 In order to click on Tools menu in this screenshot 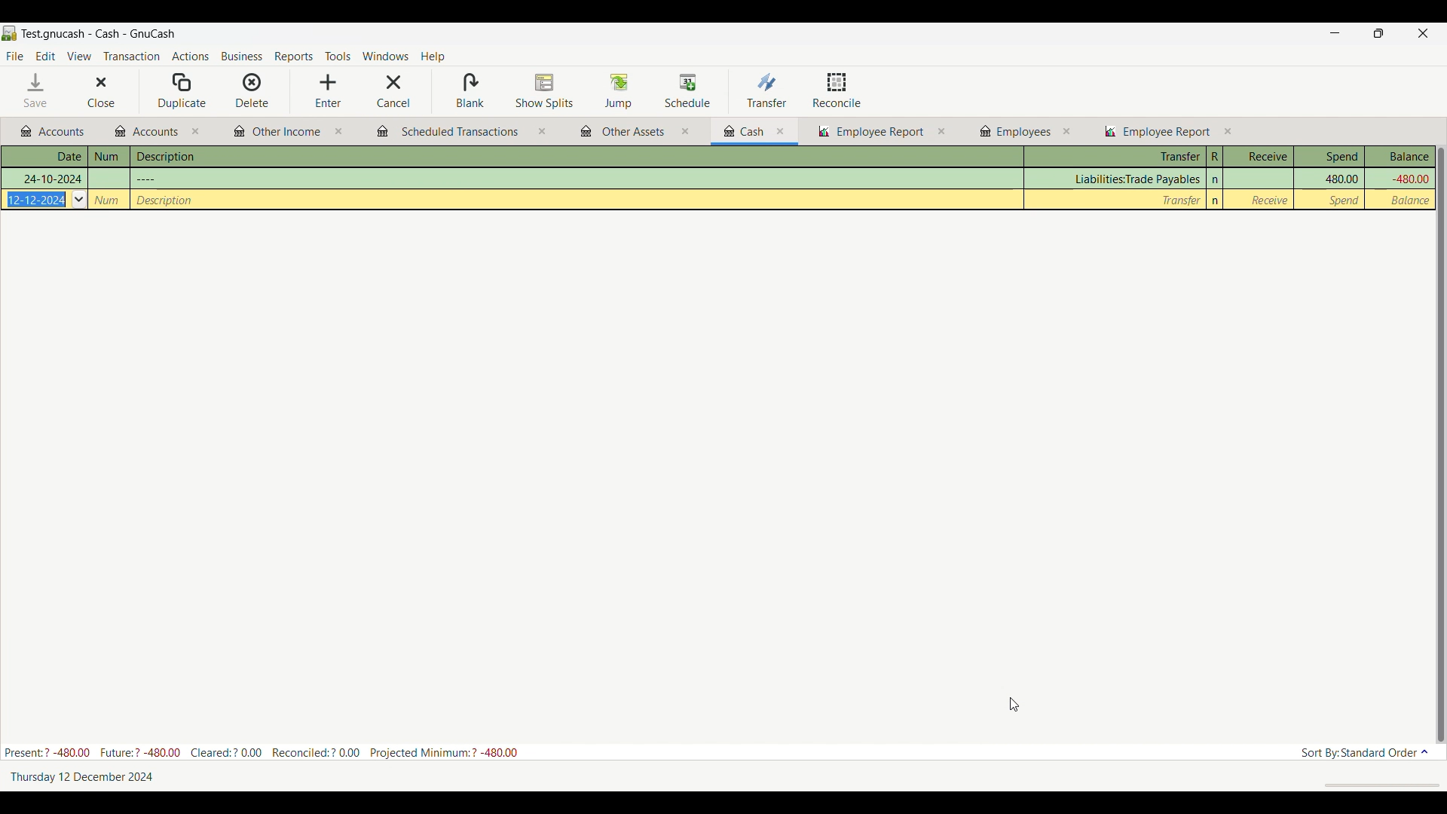, I will do `click(338, 56)`.